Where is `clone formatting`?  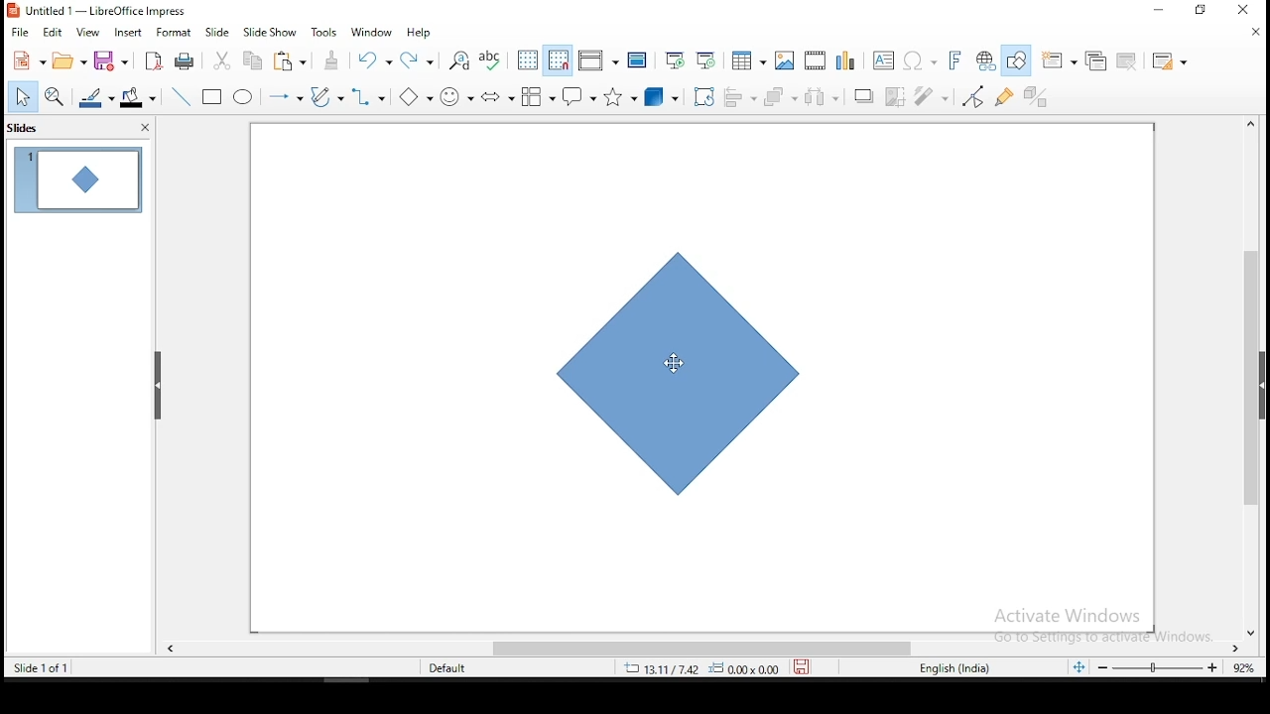
clone formatting is located at coordinates (336, 63).